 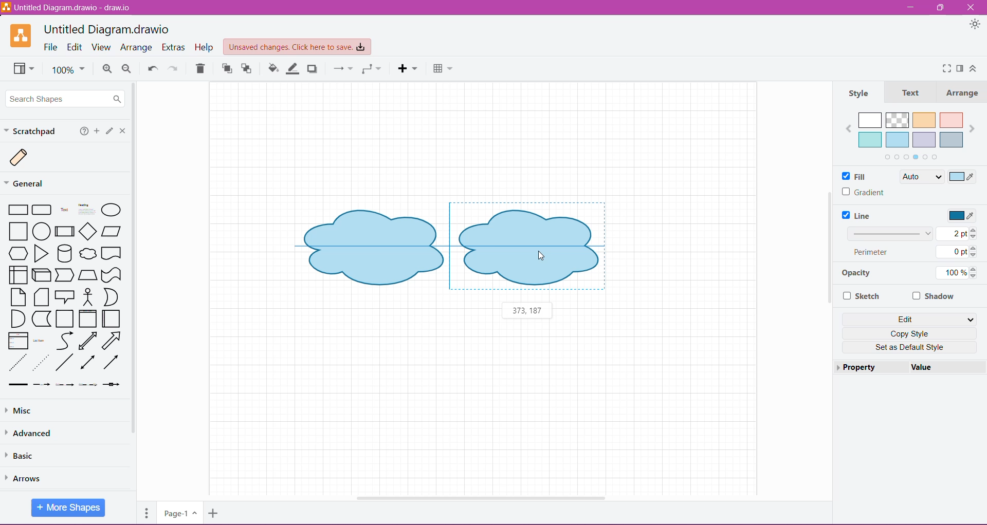 What do you see at coordinates (964, 93) in the screenshot?
I see `Arrange` at bounding box center [964, 93].